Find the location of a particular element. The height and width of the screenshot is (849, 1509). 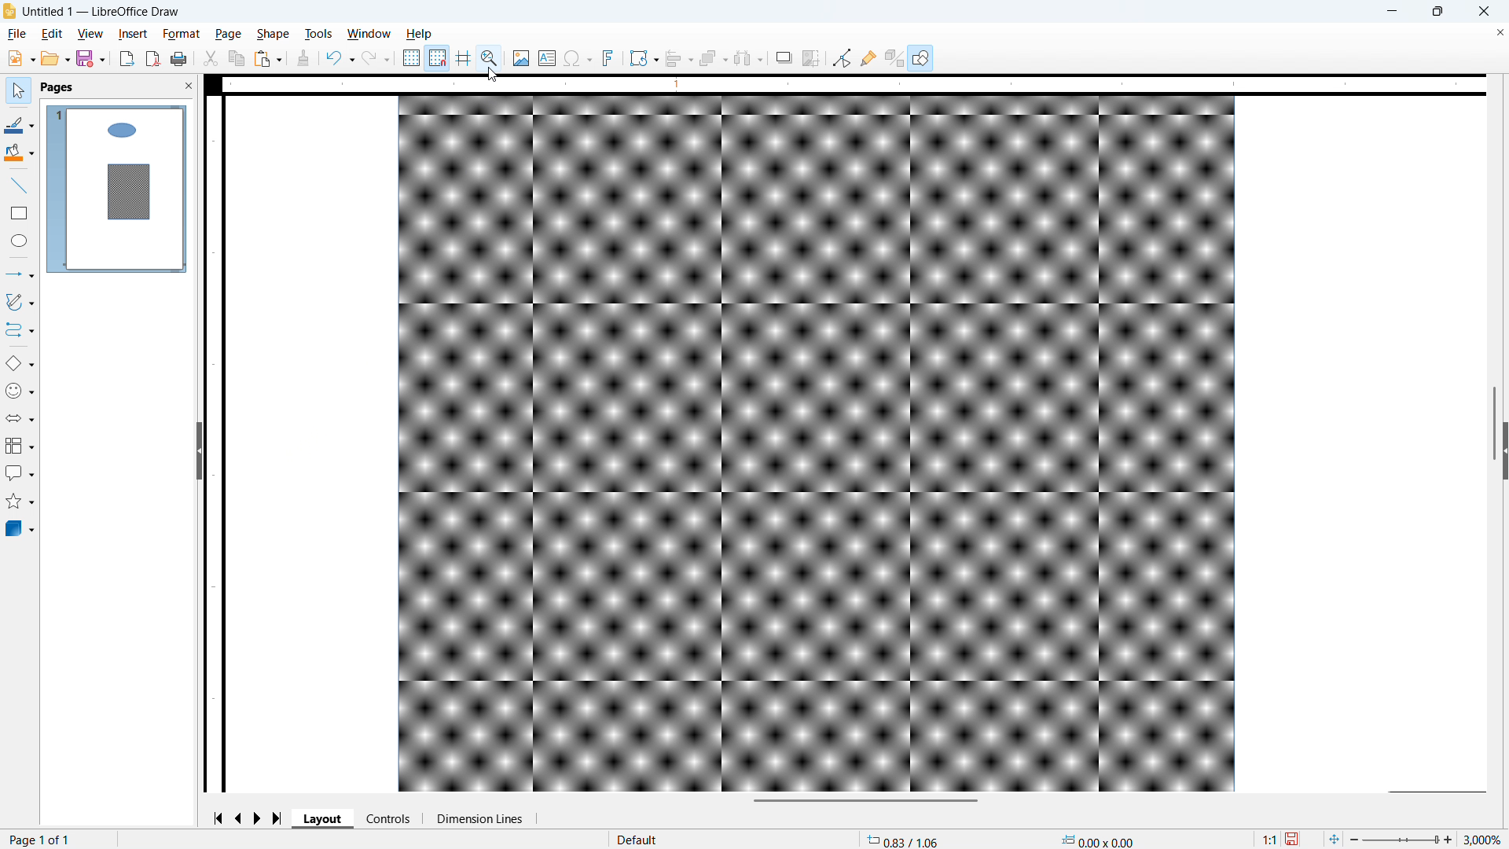

Export as PDF  is located at coordinates (152, 59).